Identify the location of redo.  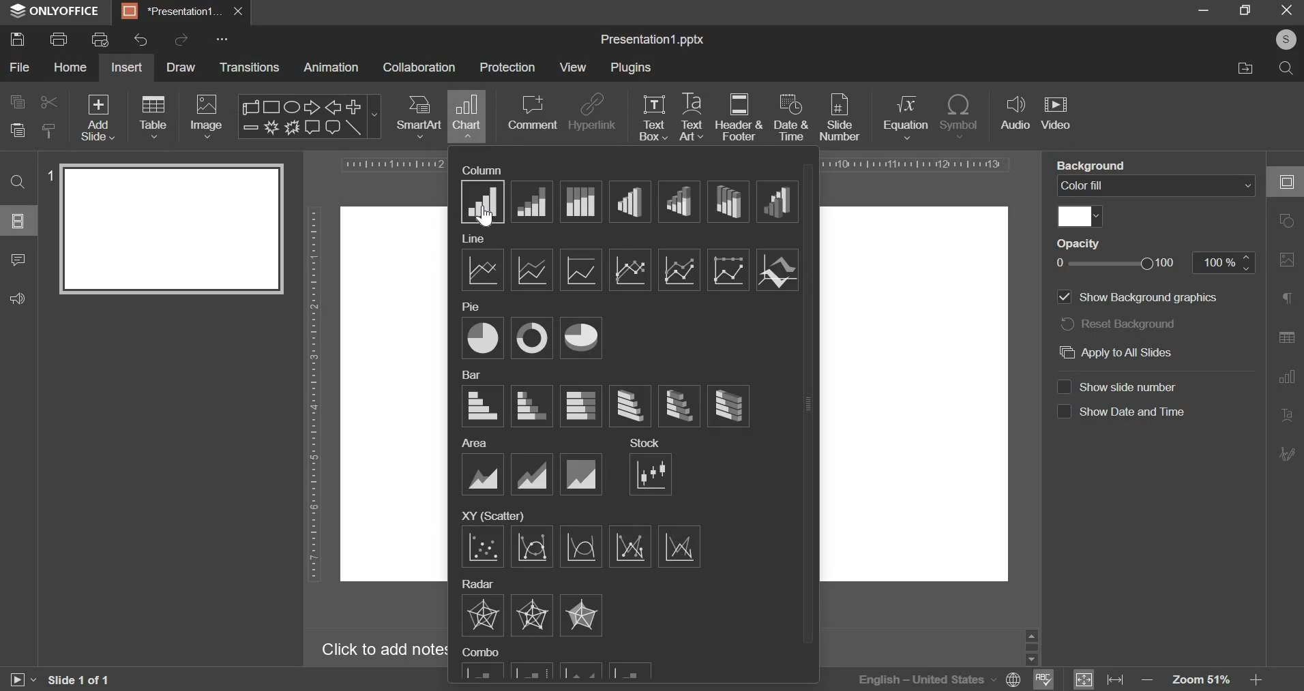
(181, 40).